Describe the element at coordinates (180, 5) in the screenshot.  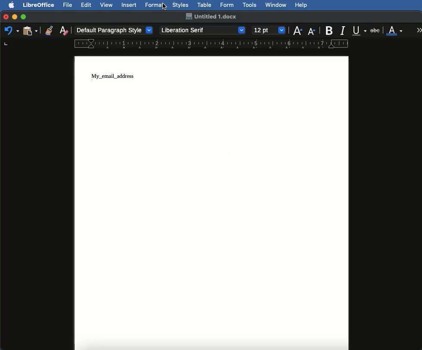
I see `Styles` at that location.